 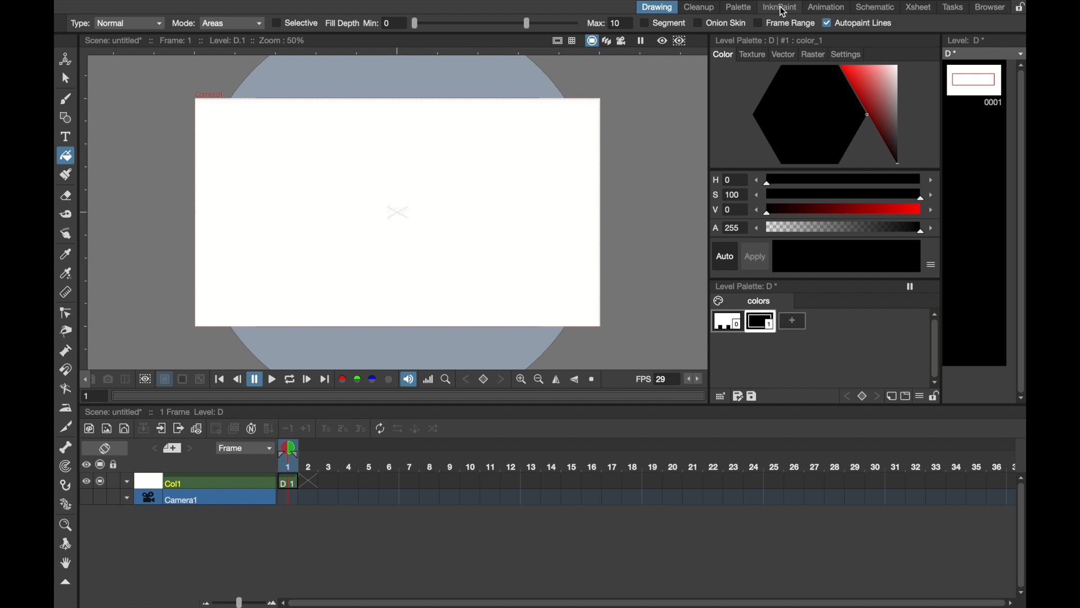 What do you see at coordinates (306, 428) in the screenshot?
I see `+1` at bounding box center [306, 428].